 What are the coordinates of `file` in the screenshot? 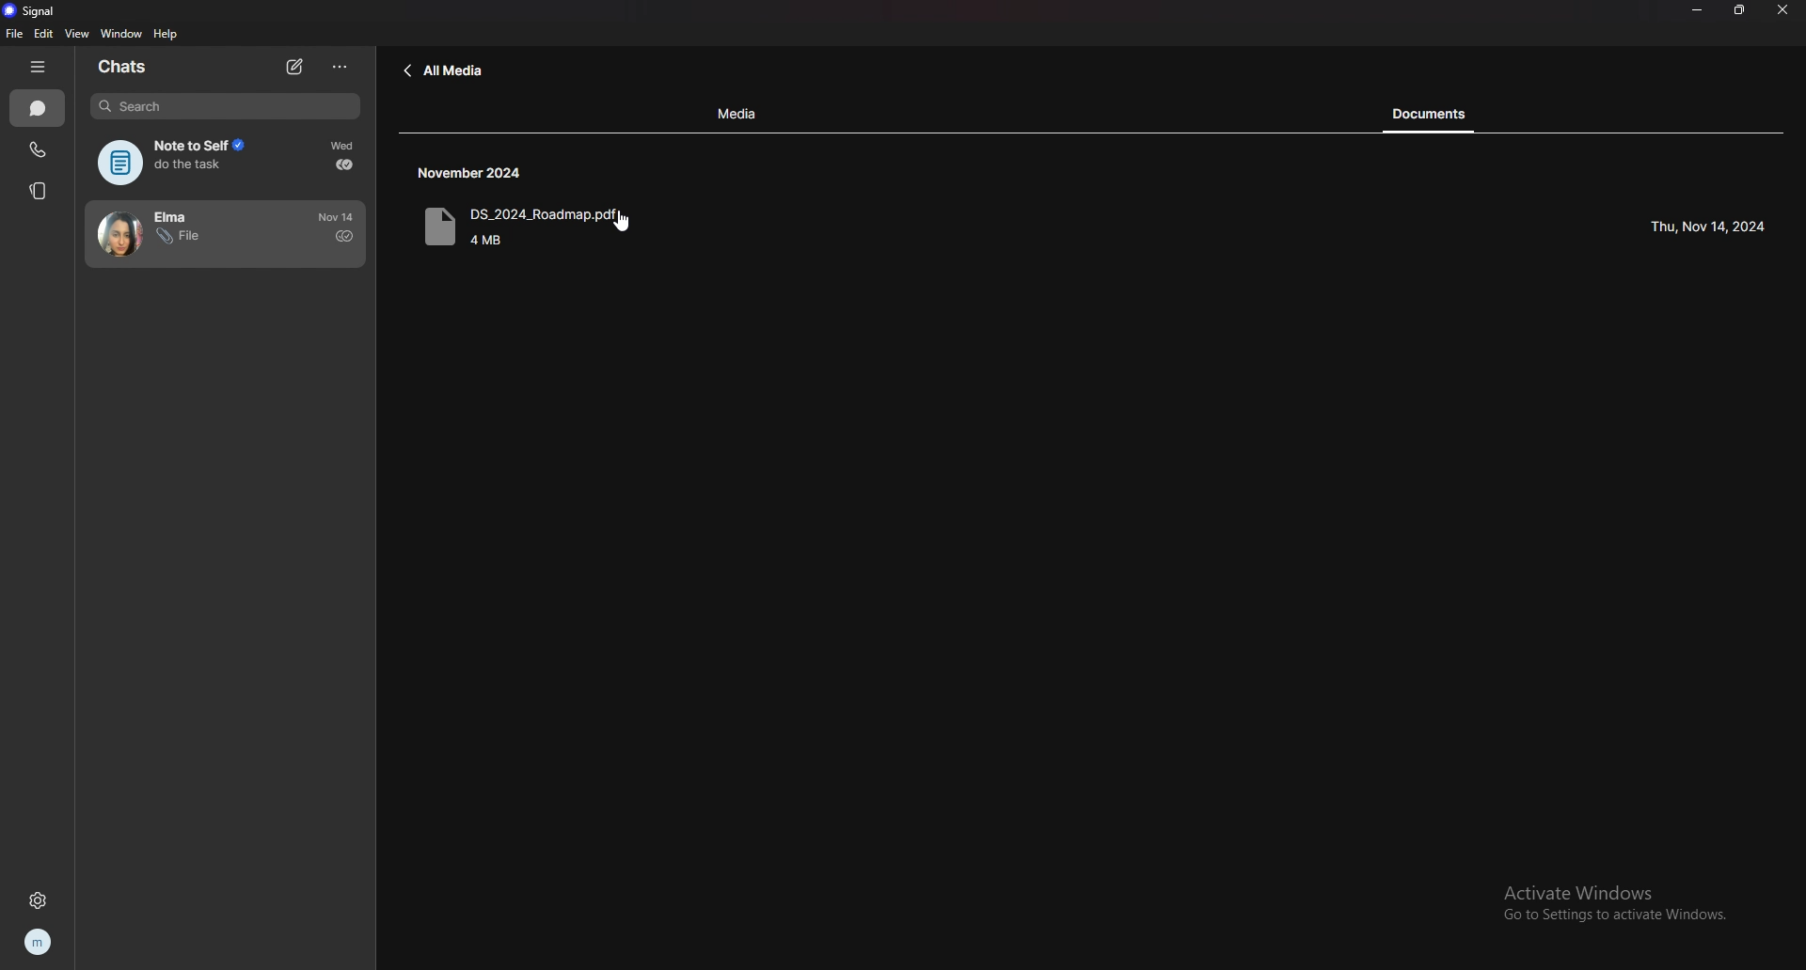 It's located at (14, 34).